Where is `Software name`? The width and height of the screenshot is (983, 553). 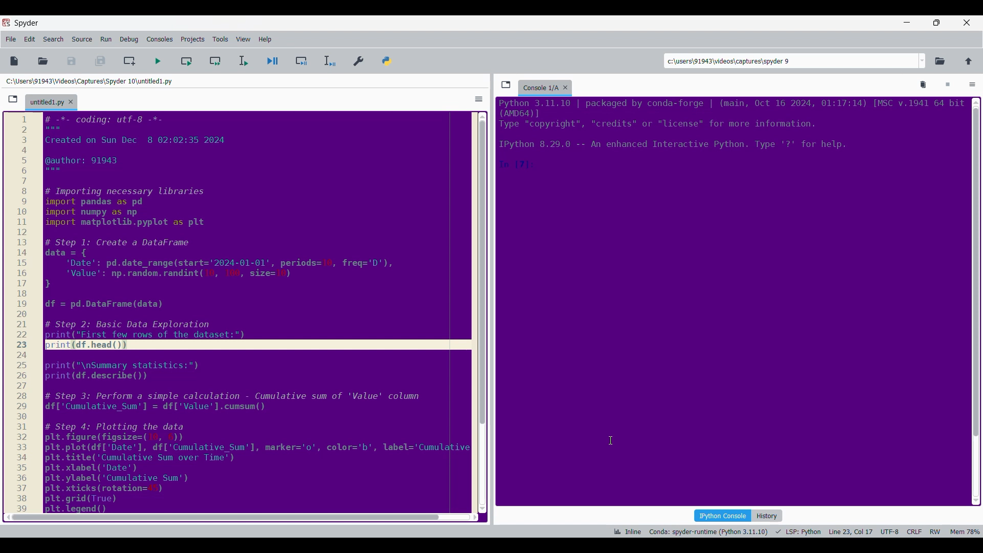
Software name is located at coordinates (27, 23).